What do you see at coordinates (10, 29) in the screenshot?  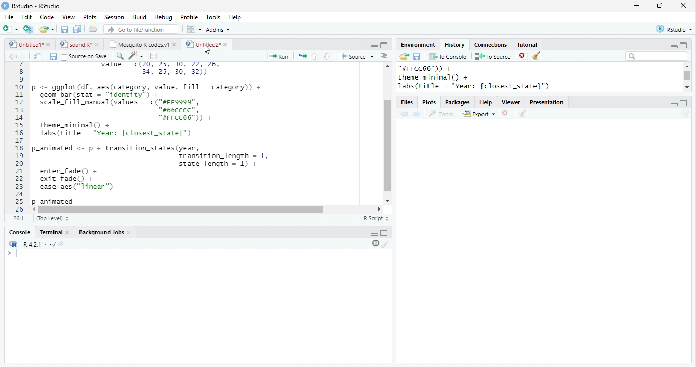 I see `new file` at bounding box center [10, 29].